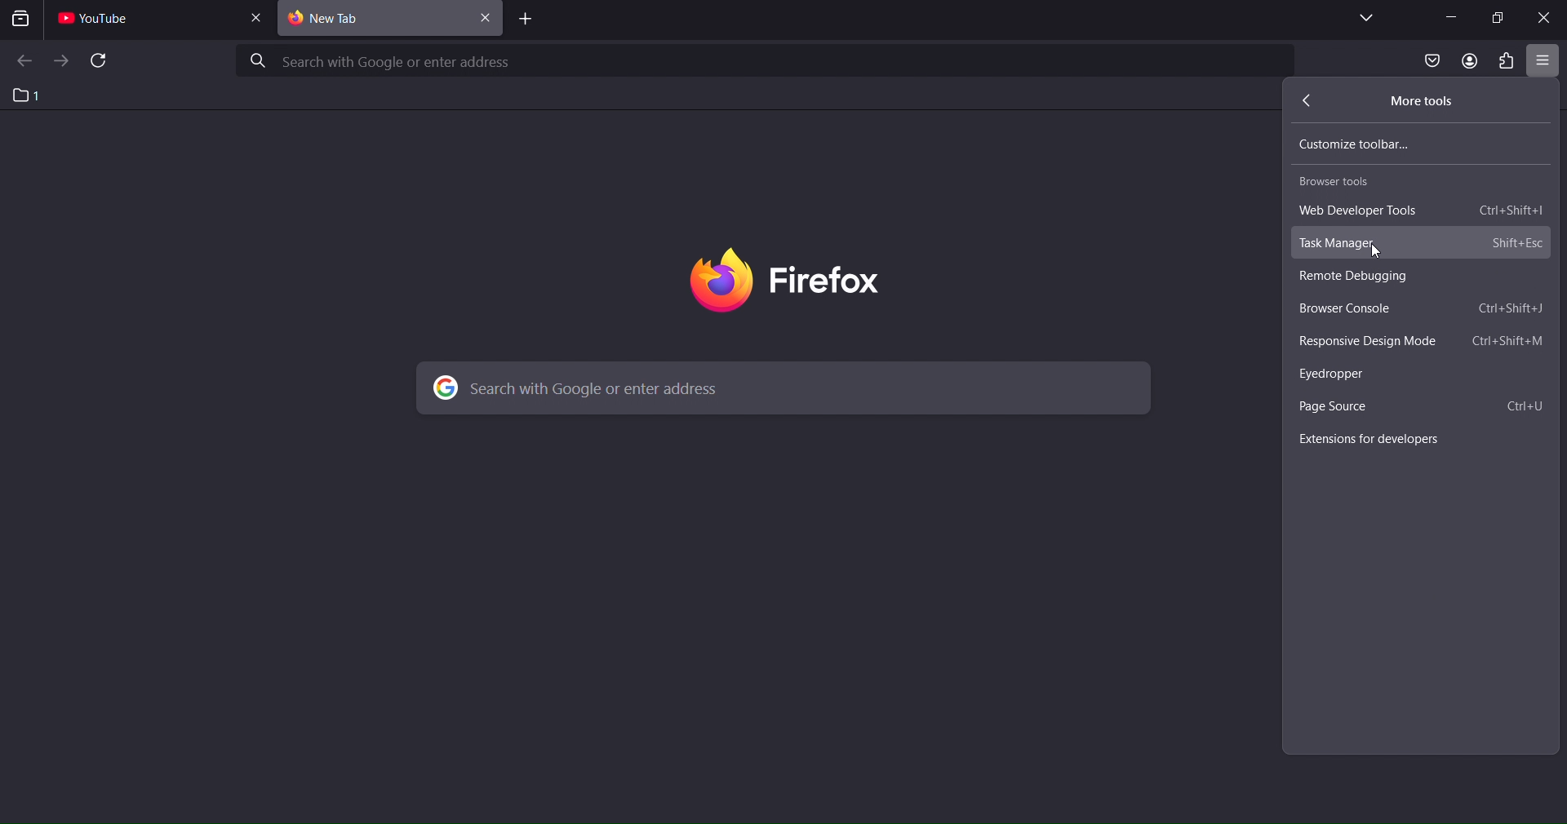 The image size is (1567, 824). I want to click on open application menu, so click(1542, 62).